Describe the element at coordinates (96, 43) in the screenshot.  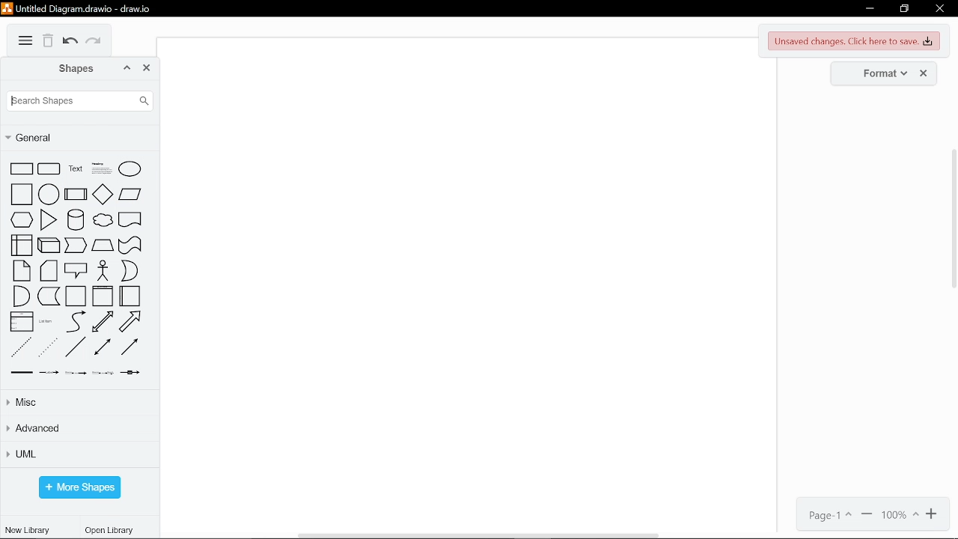
I see `redo` at that location.